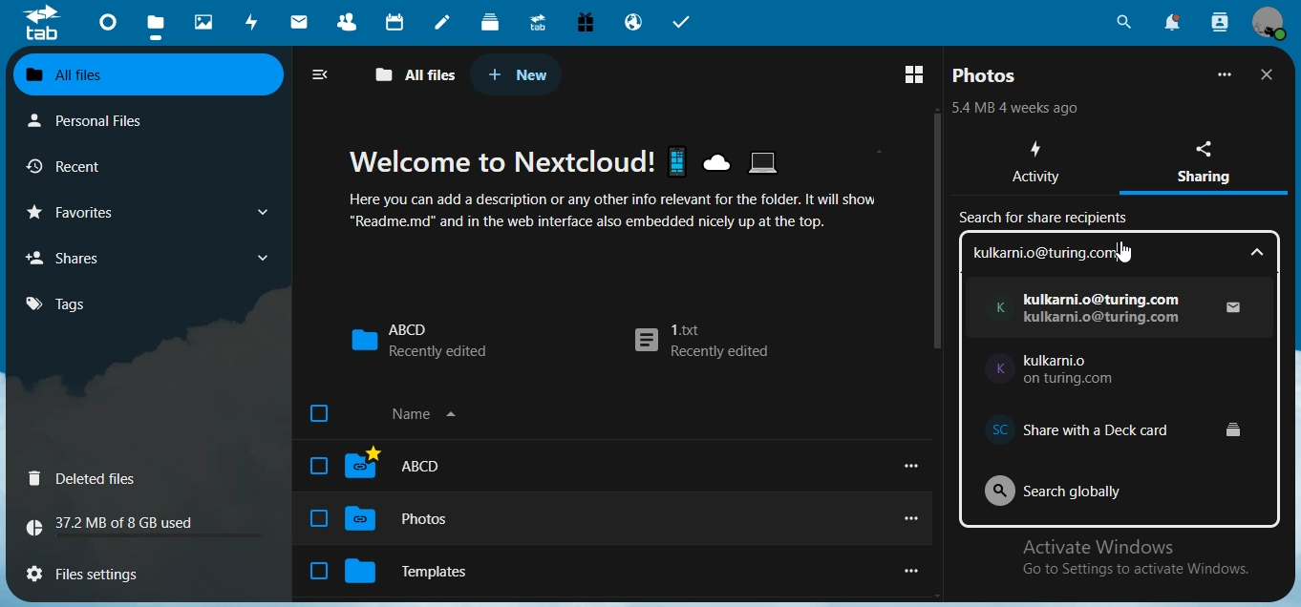 The width and height of the screenshot is (1301, 607). Describe the element at coordinates (147, 257) in the screenshot. I see `shares` at that location.